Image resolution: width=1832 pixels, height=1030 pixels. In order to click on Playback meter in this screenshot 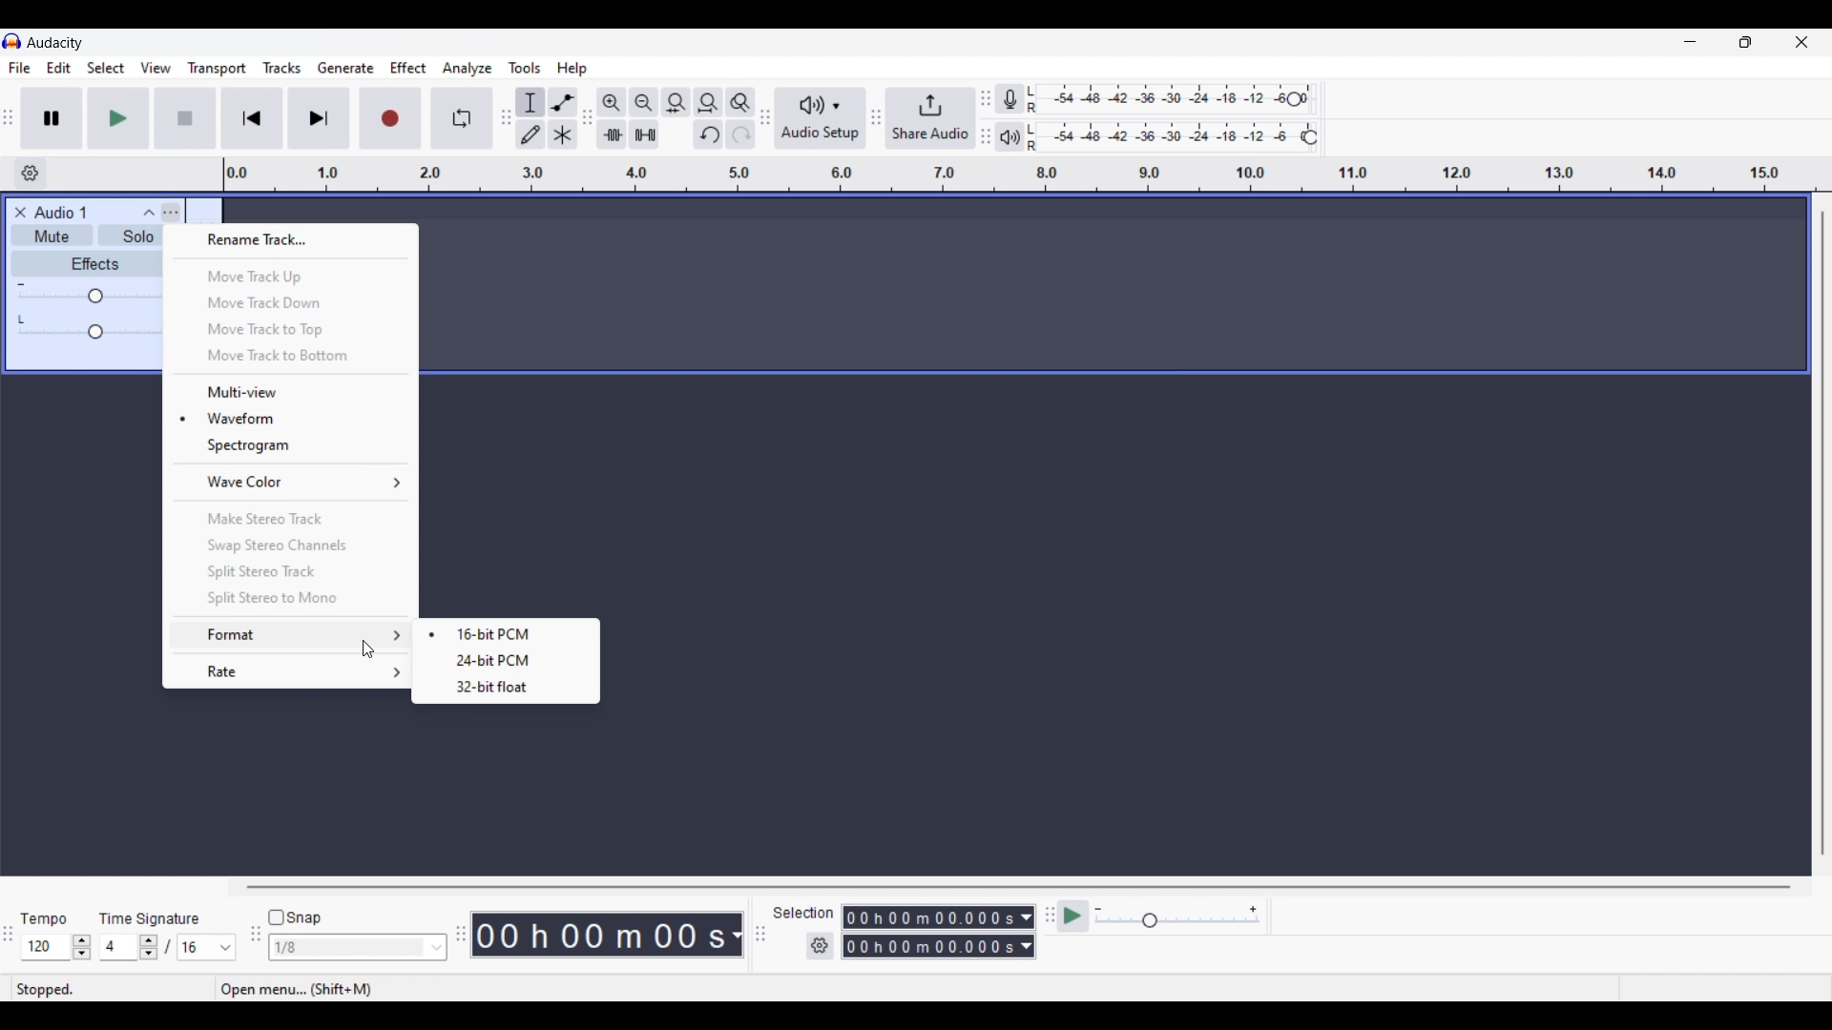, I will do `click(1019, 136)`.